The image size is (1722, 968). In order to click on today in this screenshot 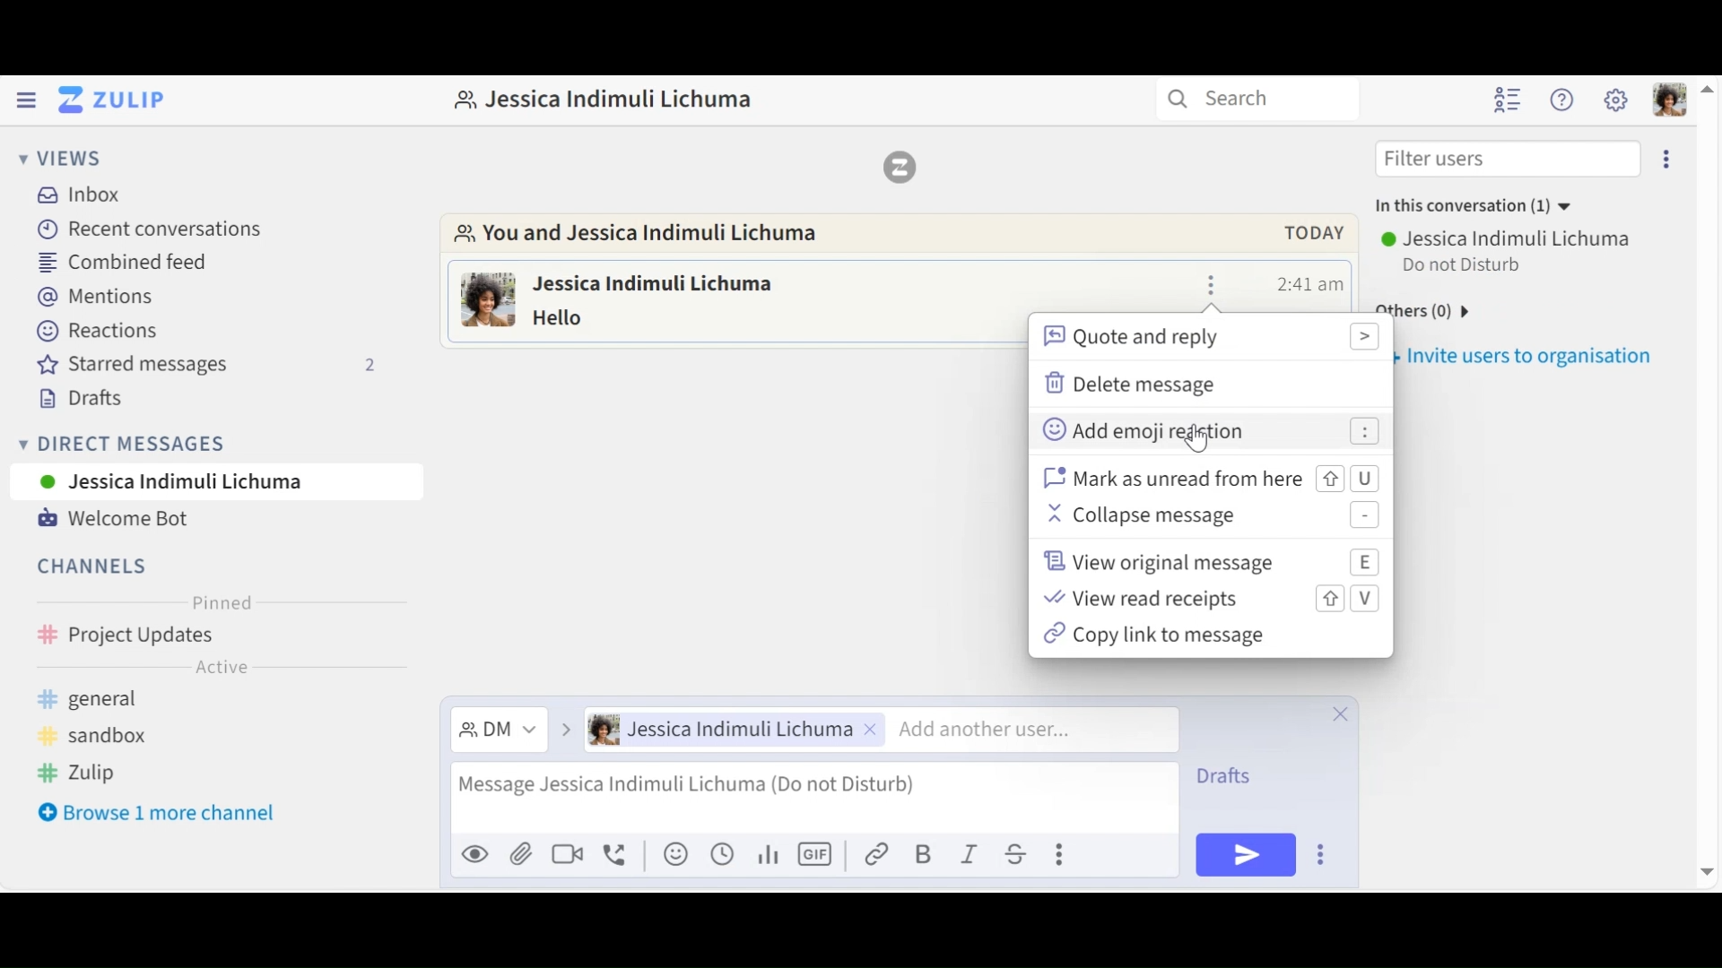, I will do `click(1305, 233)`.